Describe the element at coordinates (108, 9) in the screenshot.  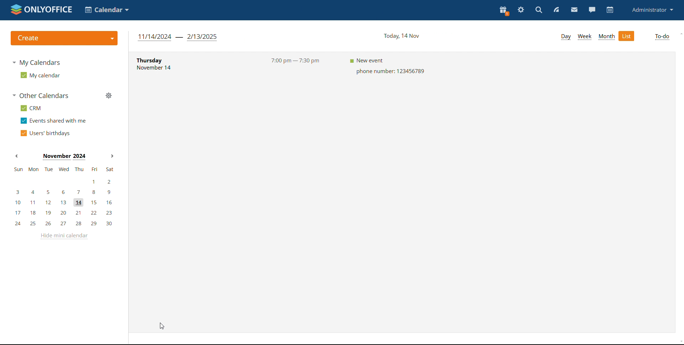
I see `select application` at that location.